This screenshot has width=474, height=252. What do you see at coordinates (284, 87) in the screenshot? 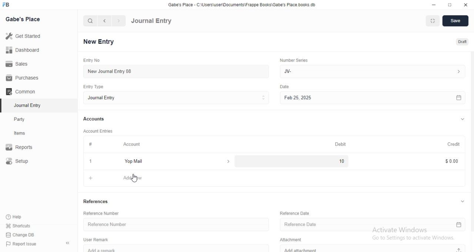
I see `` at bounding box center [284, 87].